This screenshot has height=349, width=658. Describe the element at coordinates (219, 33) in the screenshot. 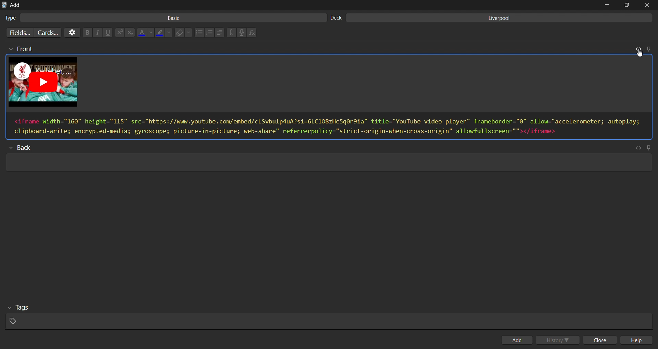

I see `line spacing` at that location.